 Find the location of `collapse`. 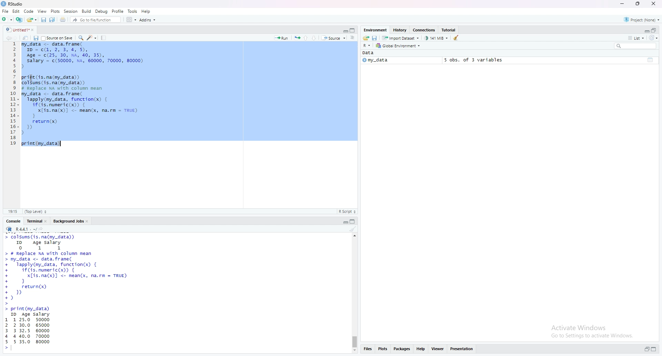

collapse is located at coordinates (651, 59).